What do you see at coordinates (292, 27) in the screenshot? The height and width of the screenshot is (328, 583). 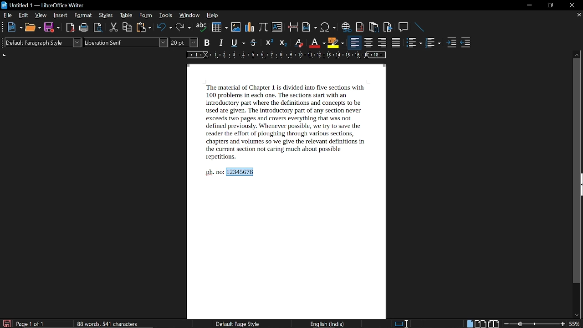 I see `insert pagebreak` at bounding box center [292, 27].